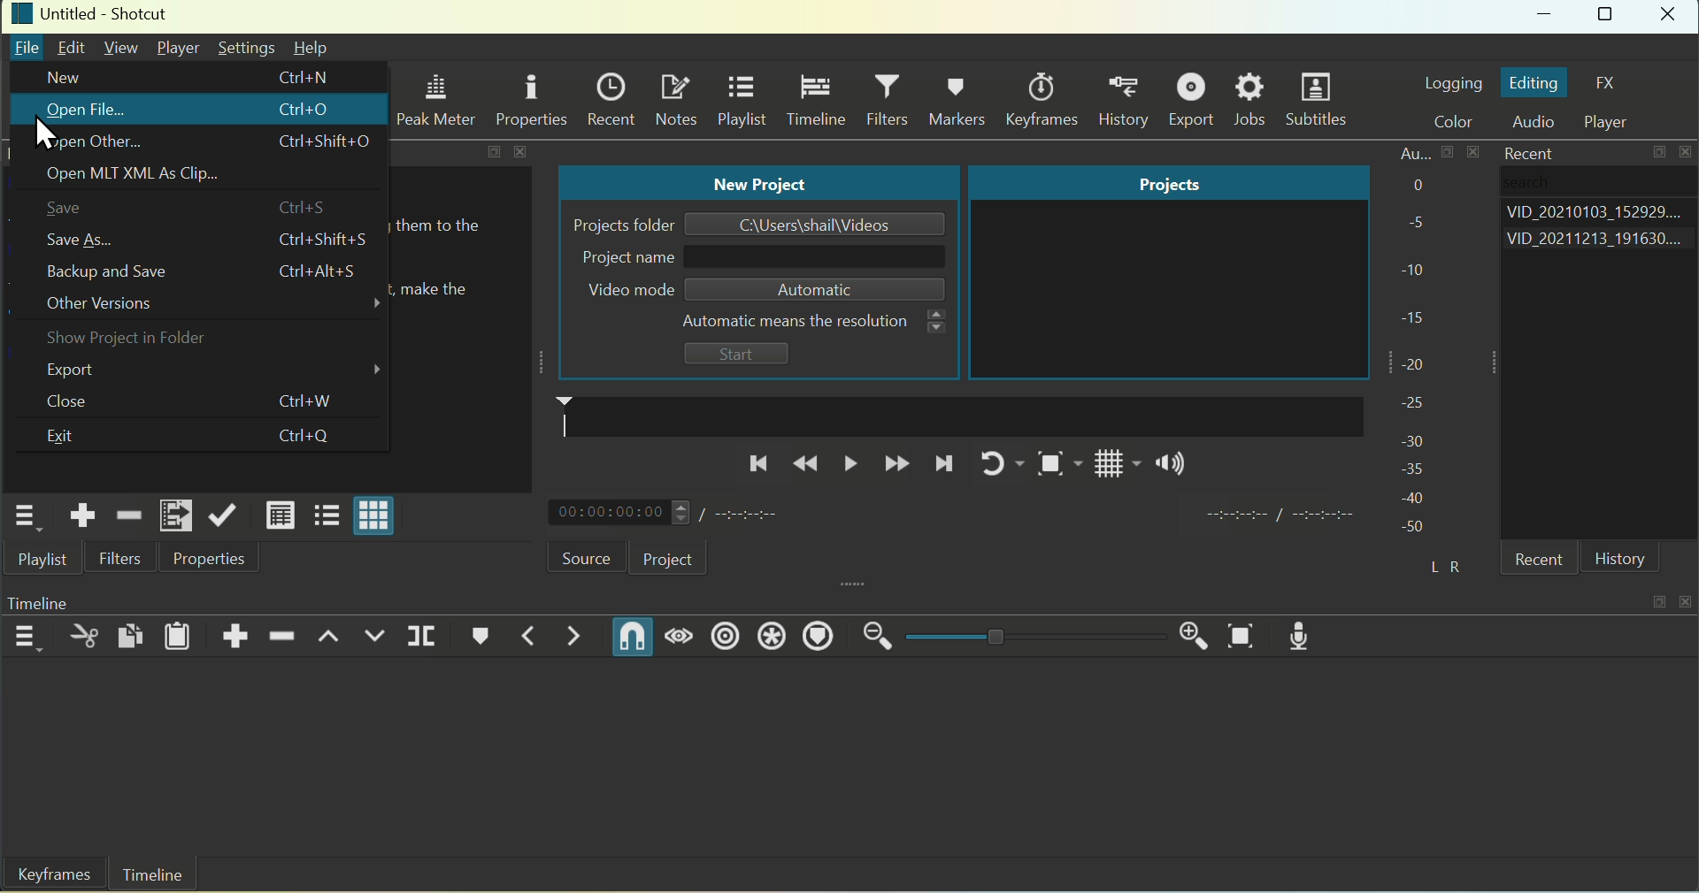 The image size is (1699, 893). I want to click on View as tiles, so click(325, 517).